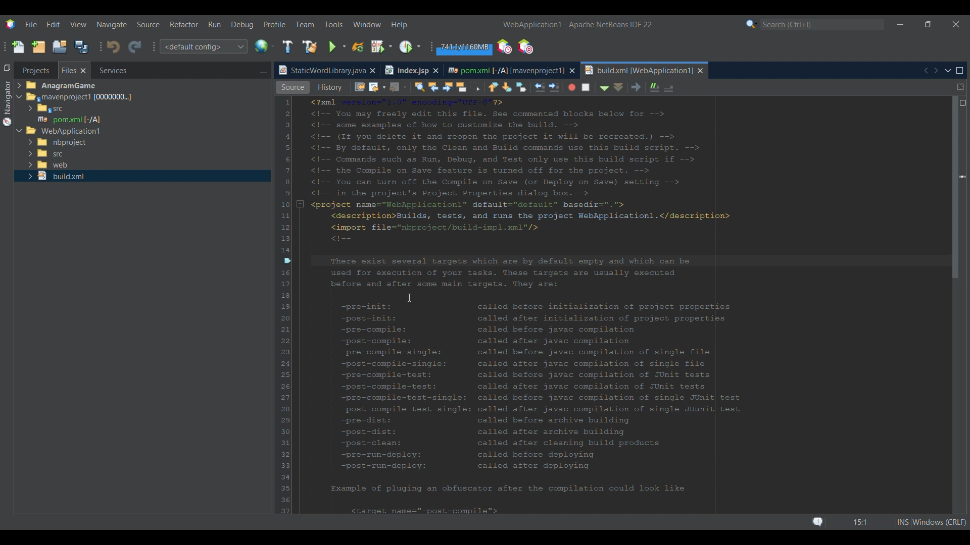 The width and height of the screenshot is (970, 545). What do you see at coordinates (900, 25) in the screenshot?
I see `Minimize` at bounding box center [900, 25].